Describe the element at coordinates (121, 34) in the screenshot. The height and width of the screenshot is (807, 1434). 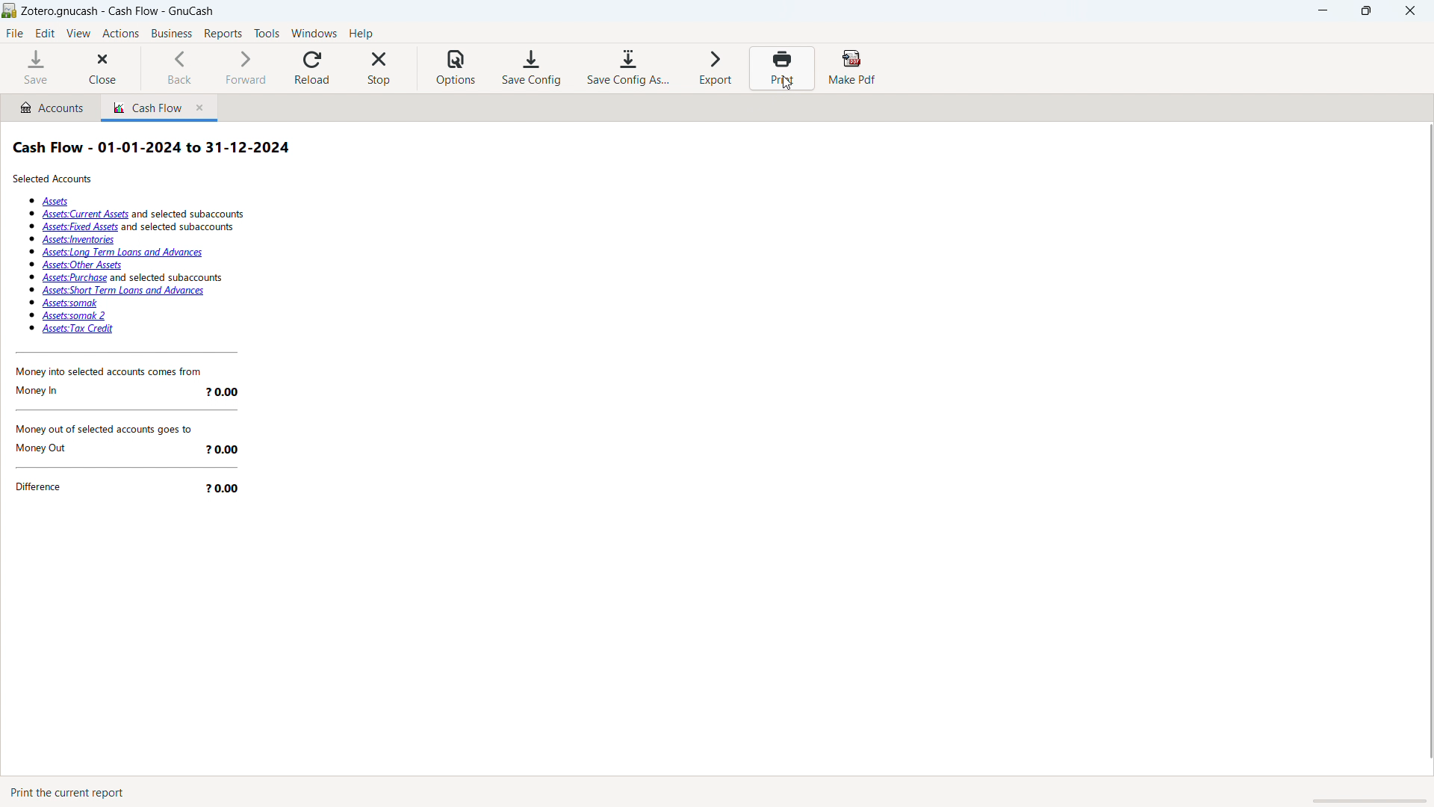
I see `actions` at that location.